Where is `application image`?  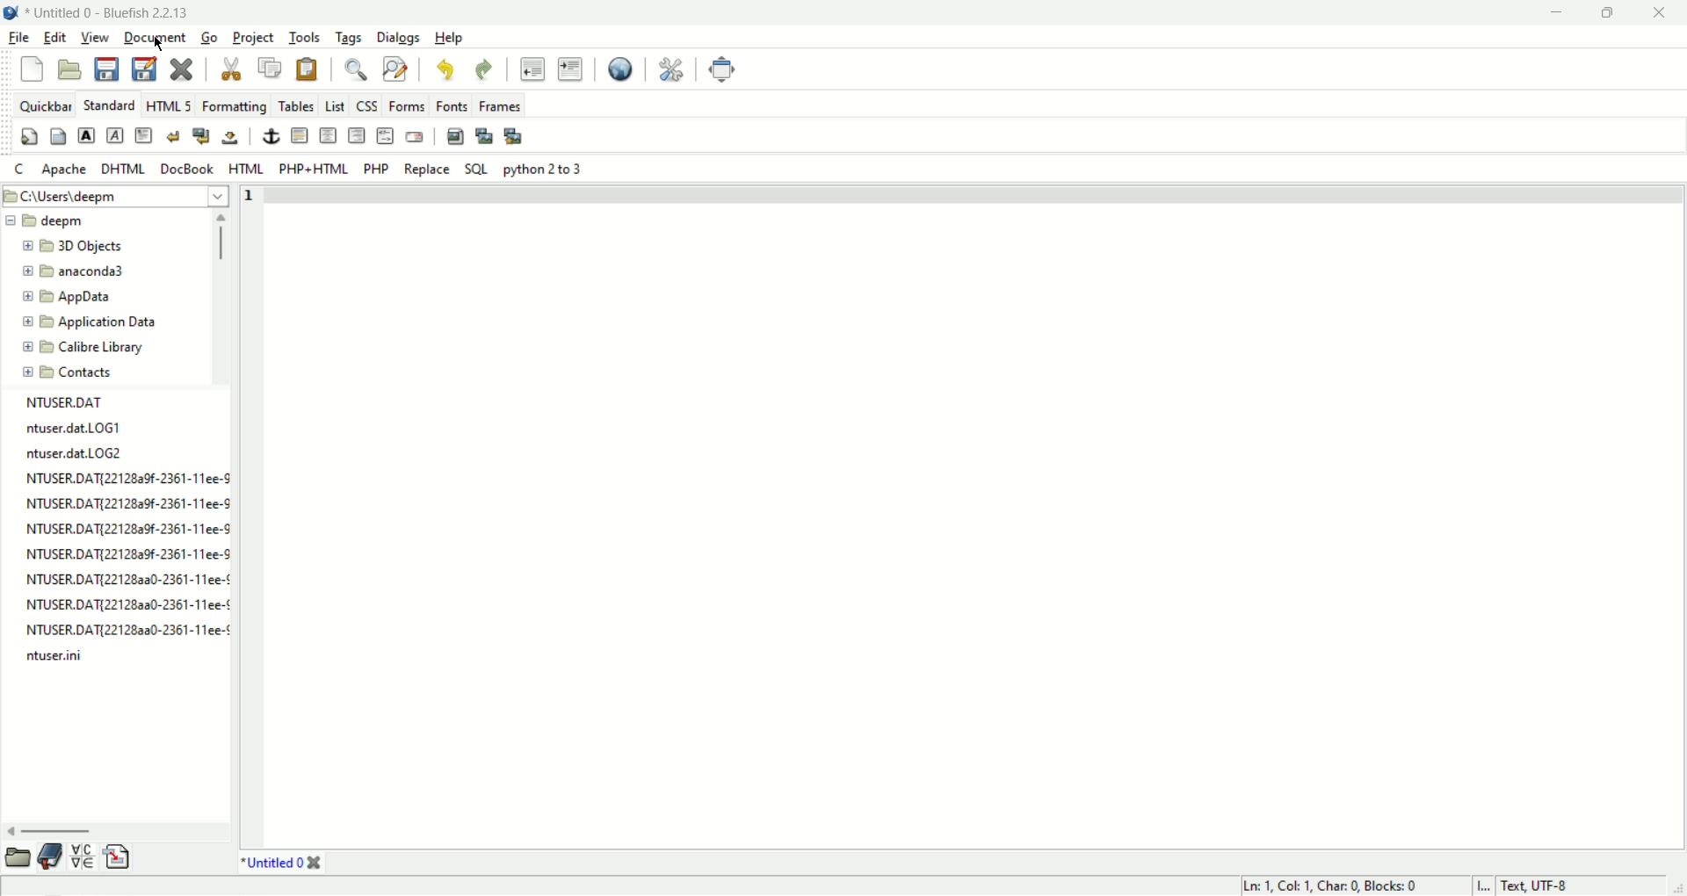
application image is located at coordinates (11, 11).